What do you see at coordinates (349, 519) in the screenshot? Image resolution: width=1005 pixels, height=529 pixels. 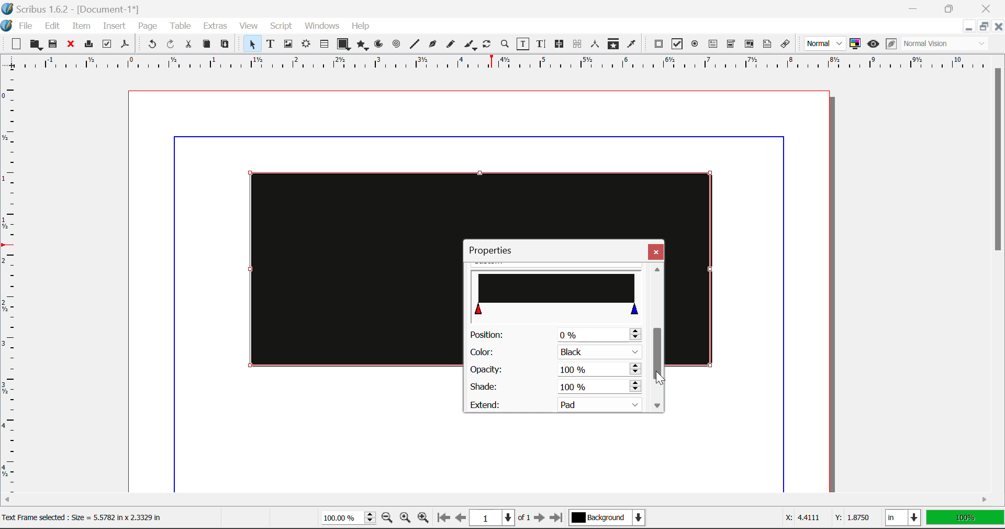 I see `Zoom 100%` at bounding box center [349, 519].